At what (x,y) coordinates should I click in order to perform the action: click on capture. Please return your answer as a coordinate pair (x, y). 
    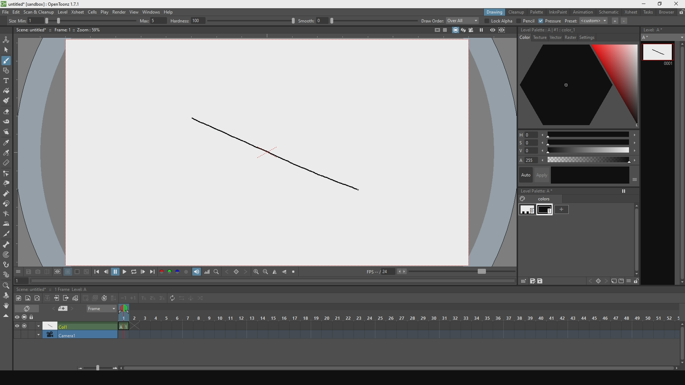
    Looking at the image, I should click on (37, 272).